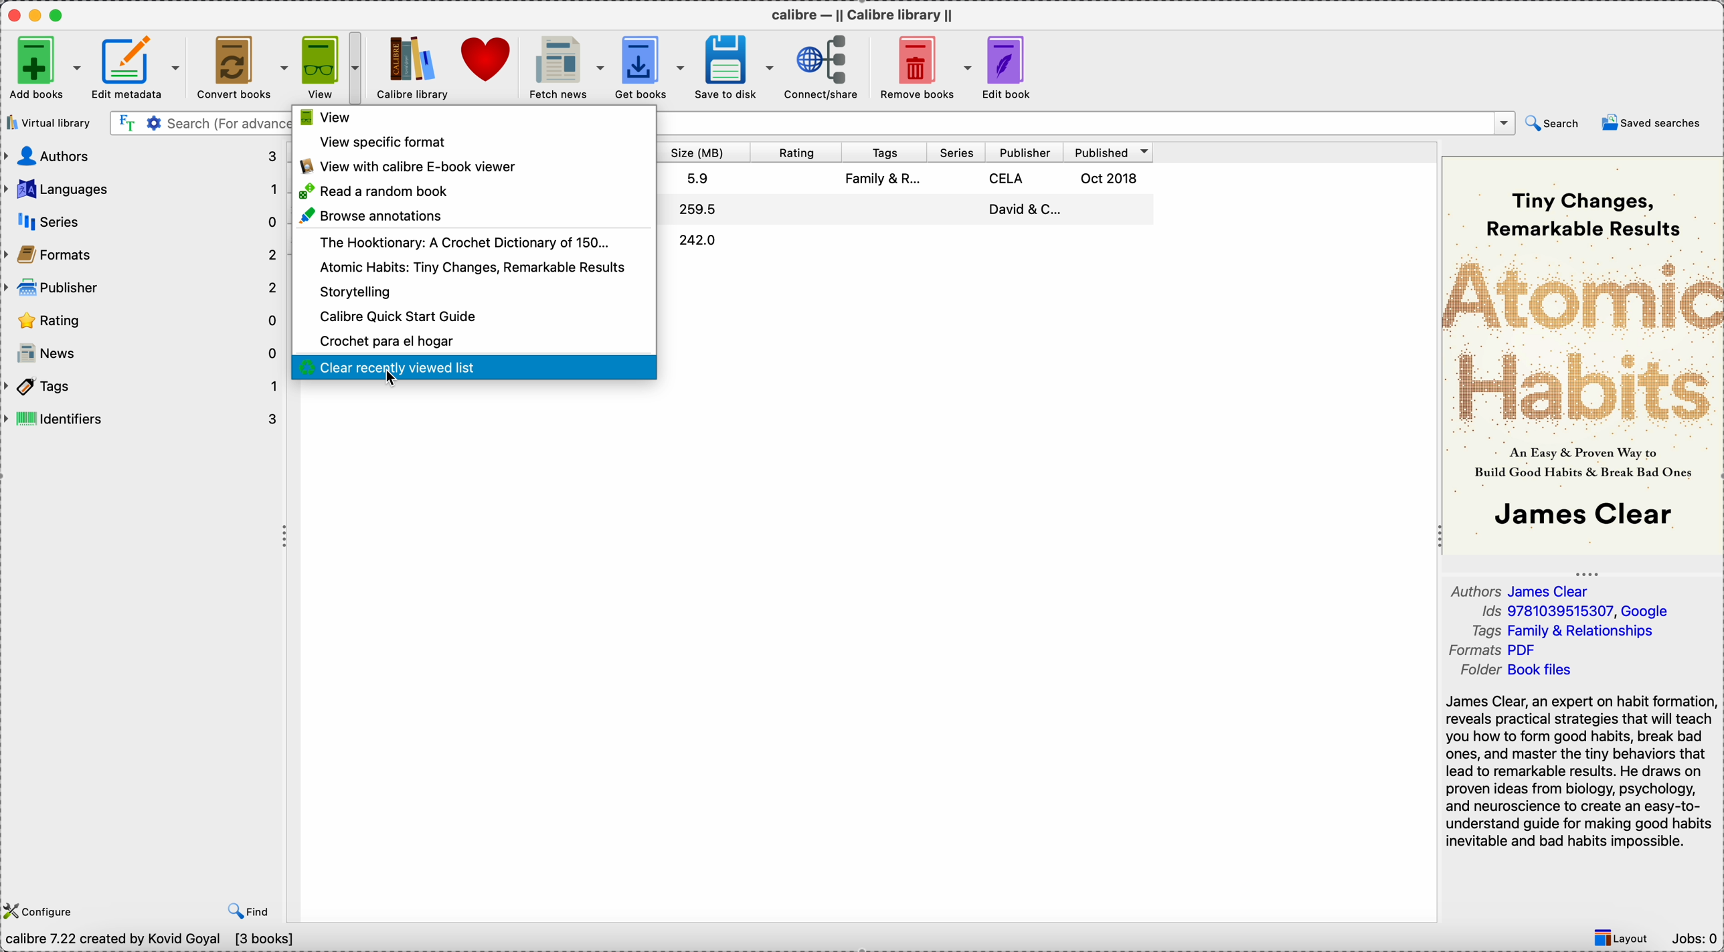  What do you see at coordinates (474, 369) in the screenshot?
I see `click on clear recently viewed list` at bounding box center [474, 369].